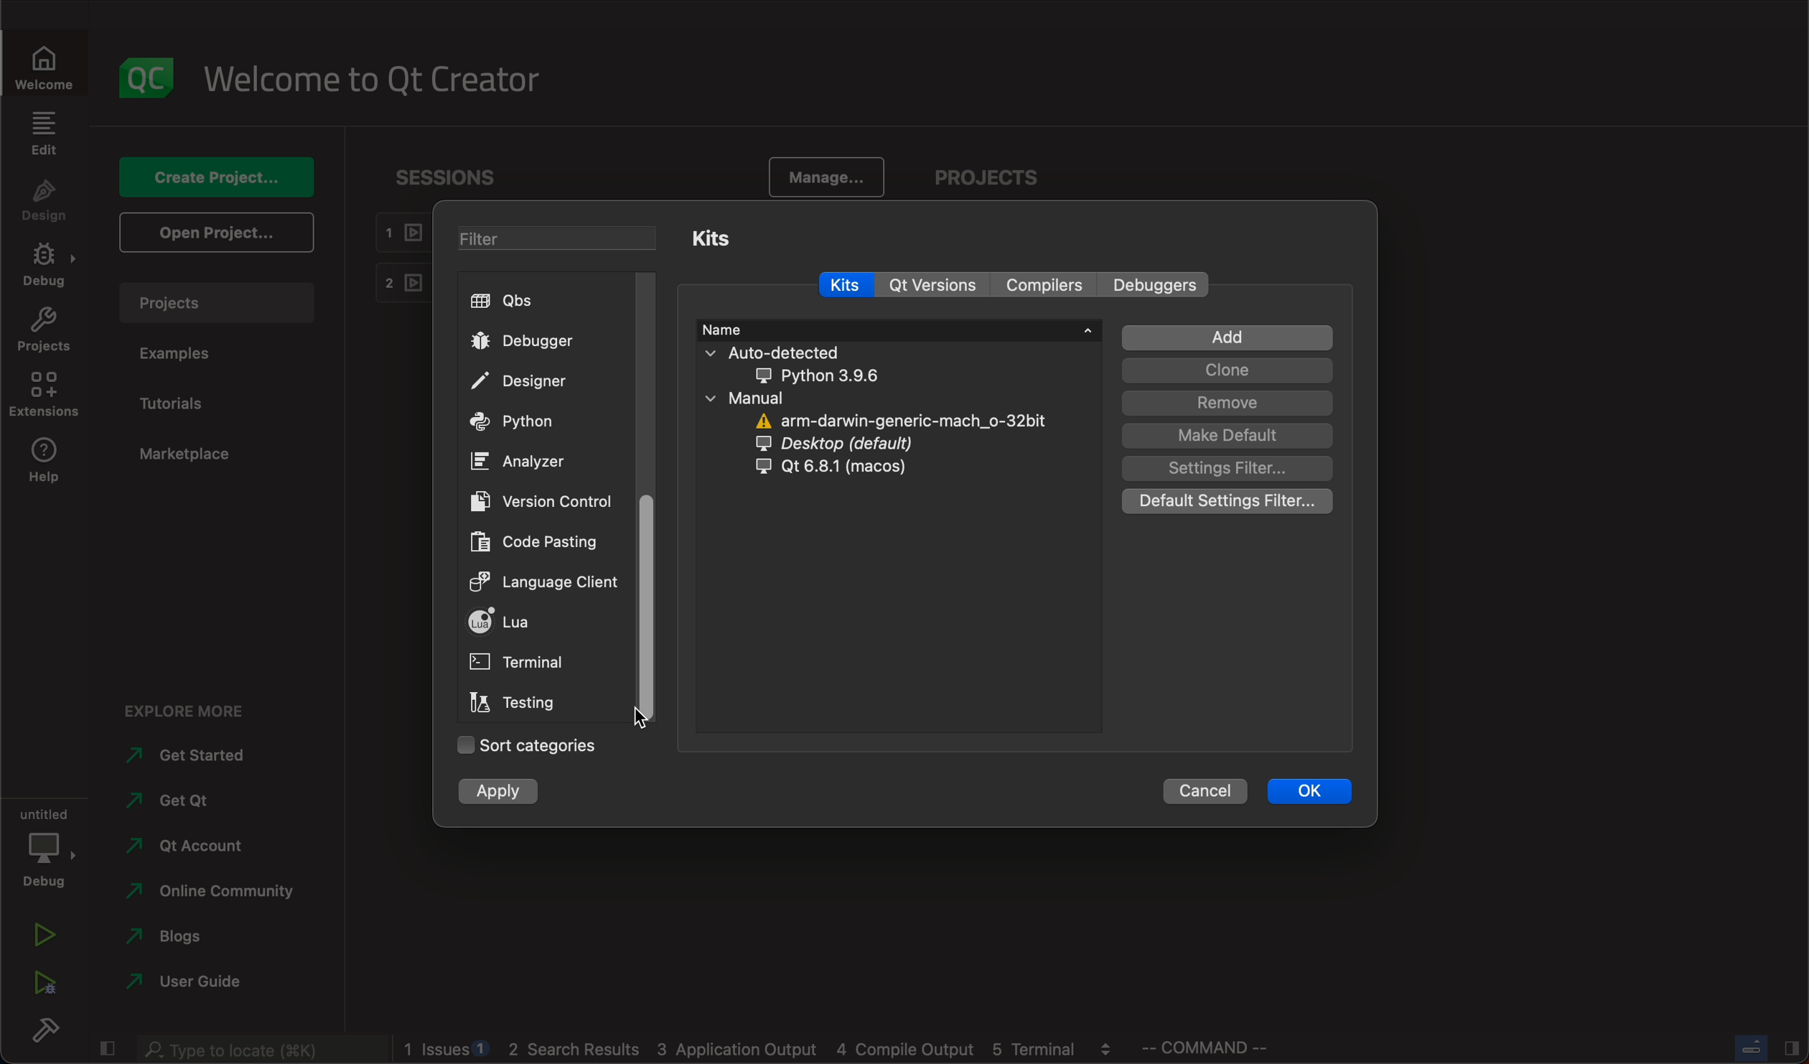  I want to click on account, so click(186, 849).